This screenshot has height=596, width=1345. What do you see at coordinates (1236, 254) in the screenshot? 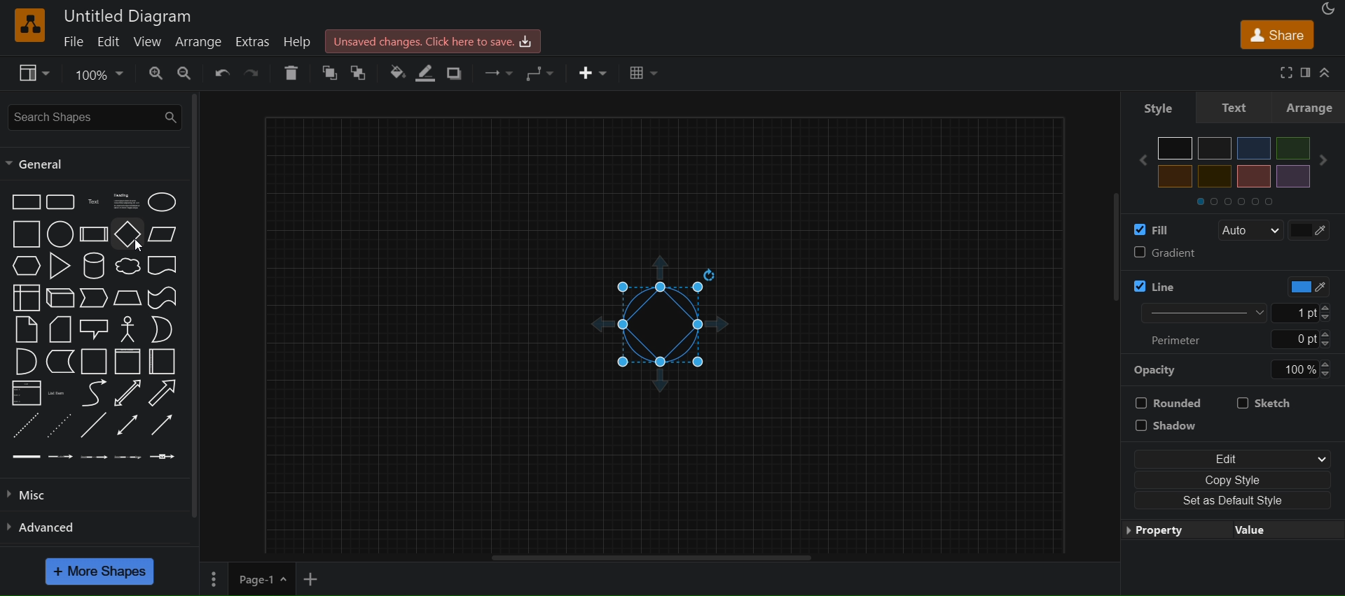
I see `gradient` at bounding box center [1236, 254].